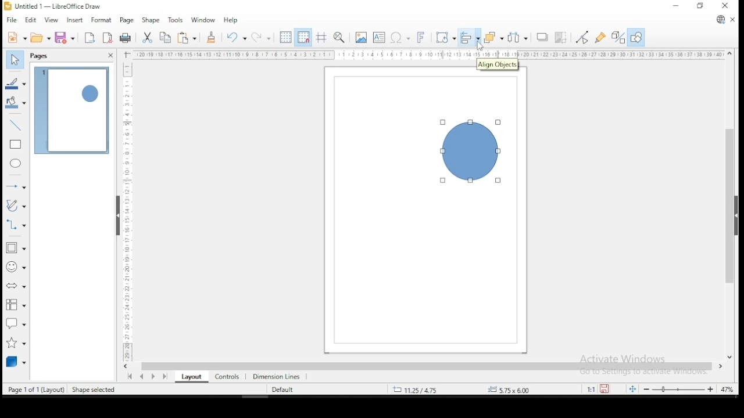 The height and width of the screenshot is (418, 744). Describe the element at coordinates (125, 206) in the screenshot. I see `vertical scale` at that location.